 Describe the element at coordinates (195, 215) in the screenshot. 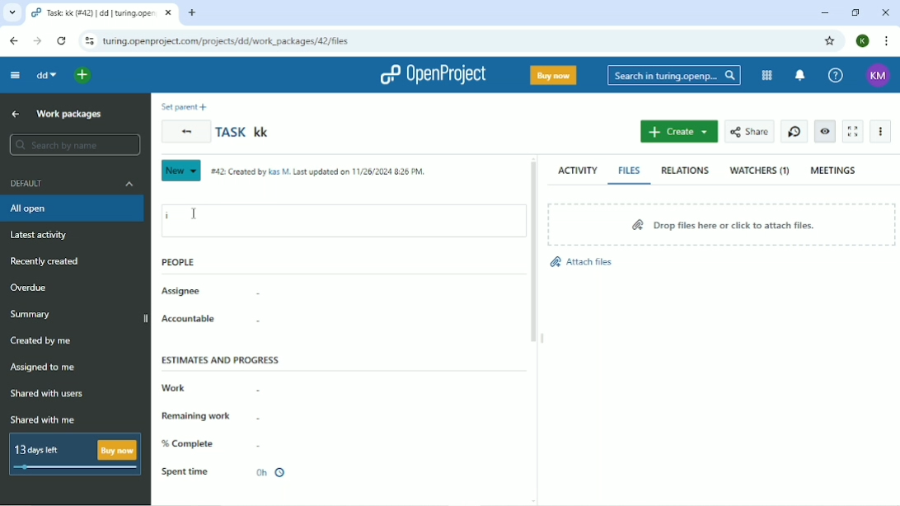

I see `Cursor` at that location.